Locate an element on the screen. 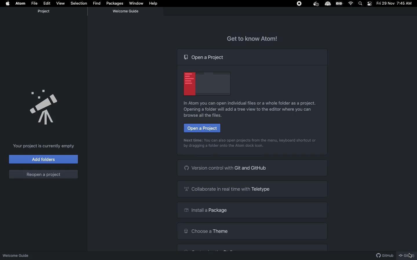 This screenshot has height=260, width=417. Emblem is located at coordinates (206, 84).